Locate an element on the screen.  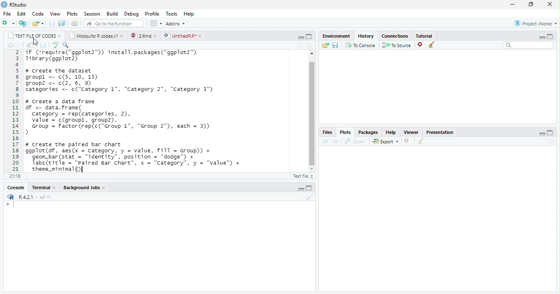
save history  is located at coordinates (335, 45).